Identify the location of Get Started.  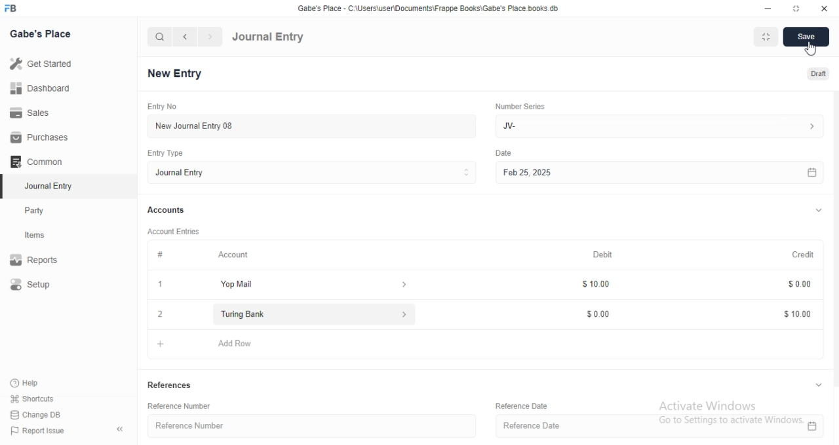
(45, 66).